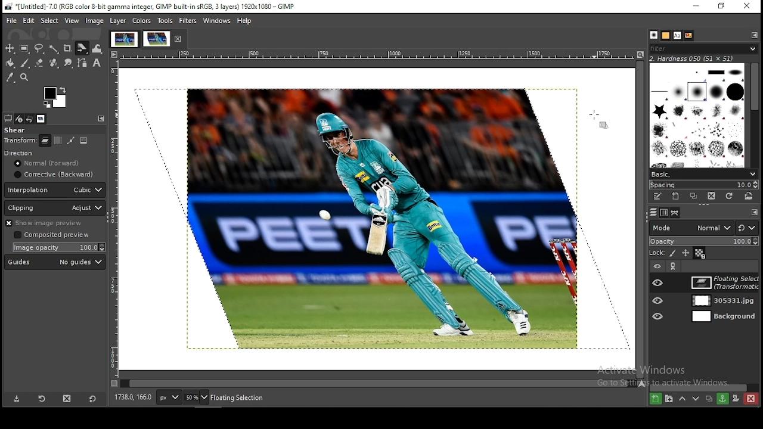 This screenshot has height=429, width=763. I want to click on guide, so click(54, 262).